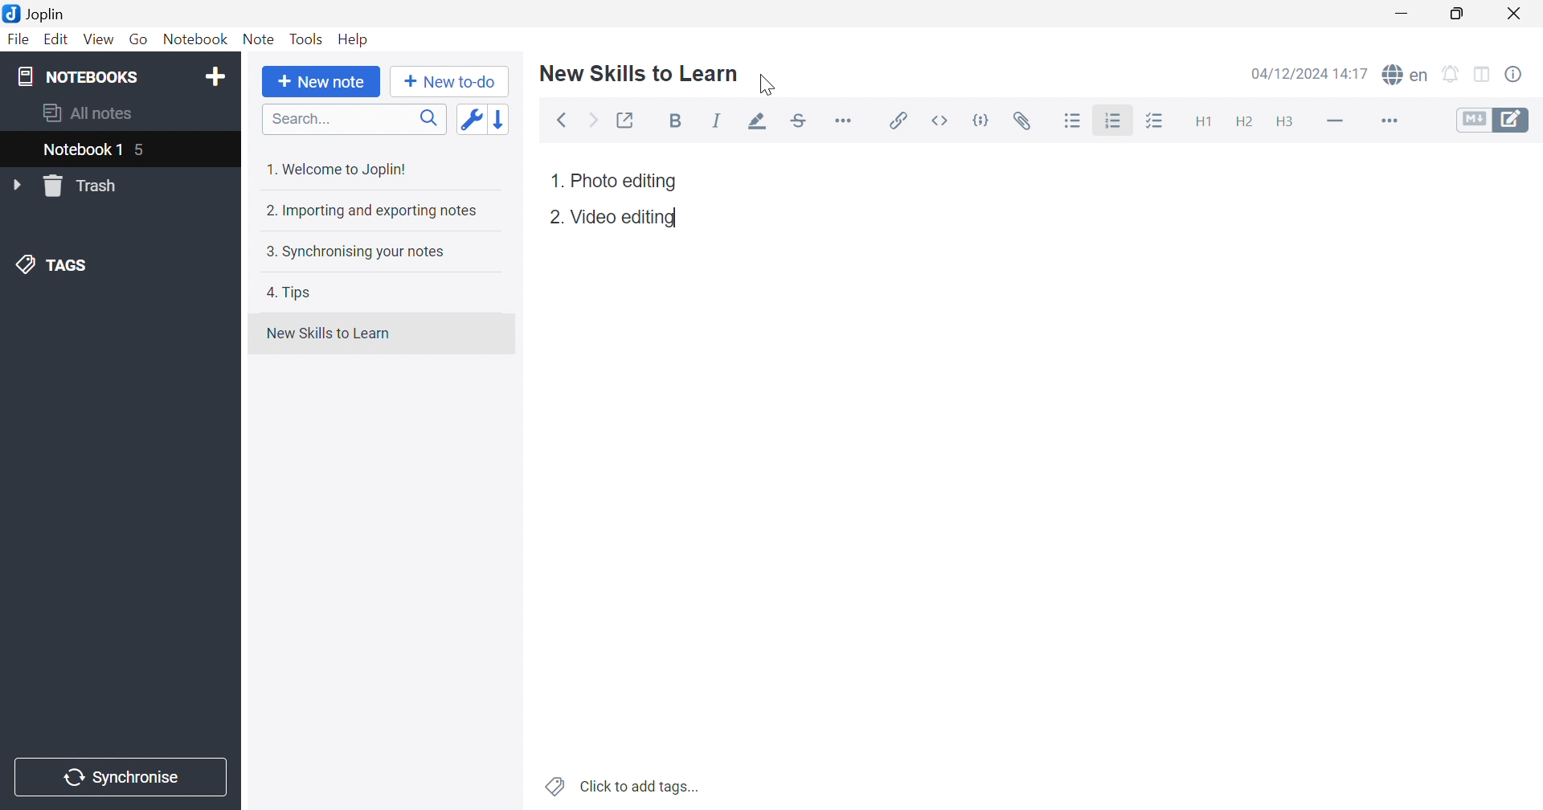 This screenshot has width=1543, height=810. I want to click on Synchronize, so click(124, 778).